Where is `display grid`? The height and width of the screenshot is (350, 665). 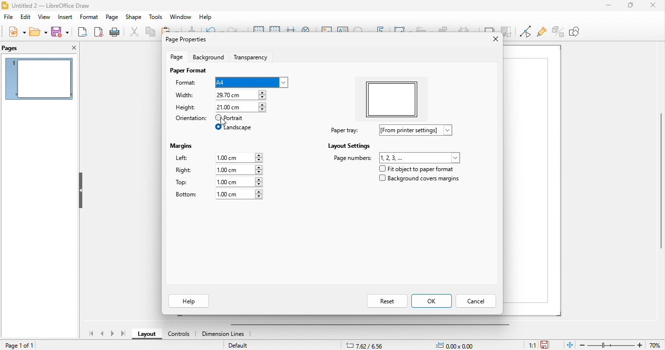 display grid is located at coordinates (258, 30).